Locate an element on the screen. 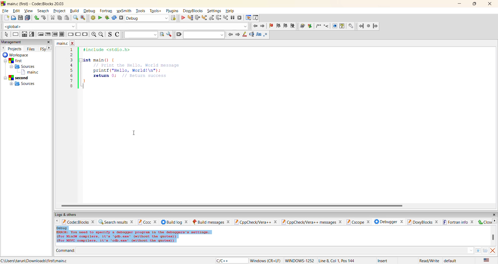  jump forward is located at coordinates (263, 26).